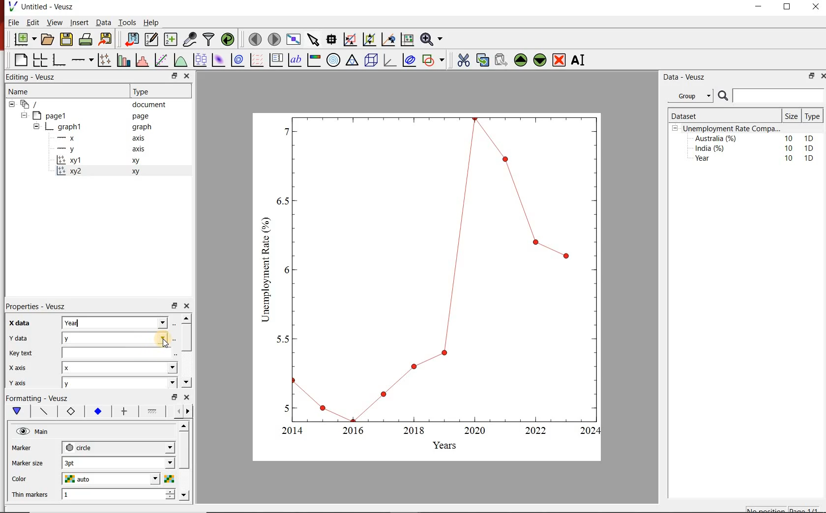  I want to click on Year 10 1D, so click(757, 159).